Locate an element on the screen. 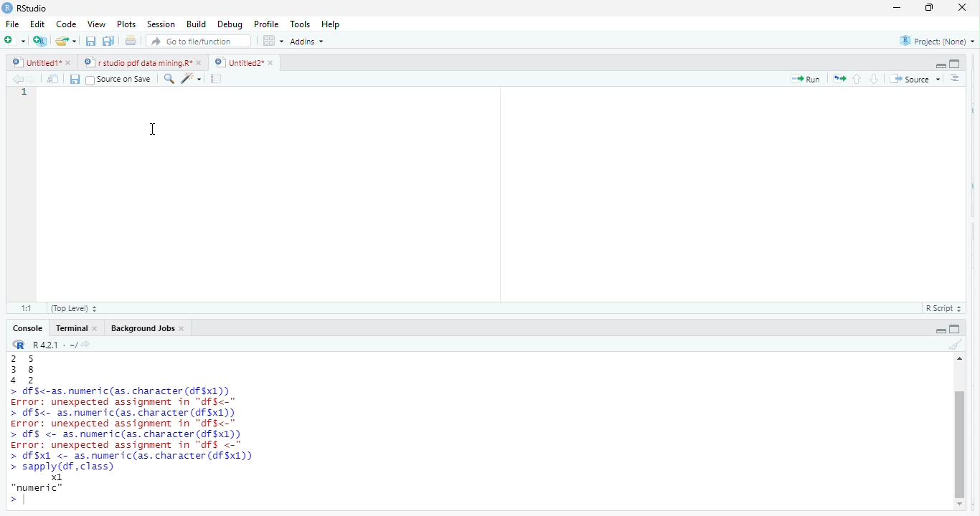 The height and width of the screenshot is (516, 980). help is located at coordinates (334, 23).